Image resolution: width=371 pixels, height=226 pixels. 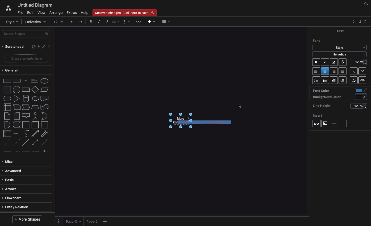 I want to click on Helvetica, so click(x=340, y=54).